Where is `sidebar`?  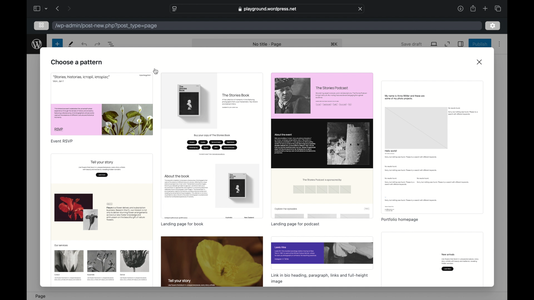 sidebar is located at coordinates (461, 44).